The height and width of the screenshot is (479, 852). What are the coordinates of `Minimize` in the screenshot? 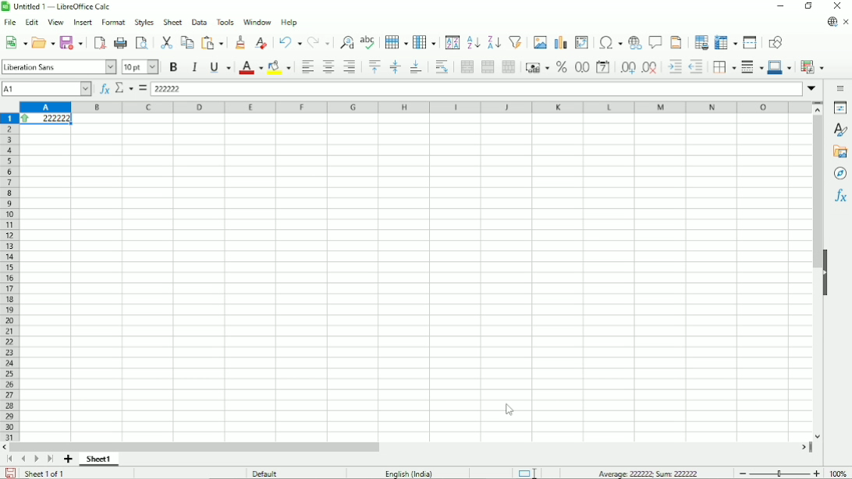 It's located at (780, 8).